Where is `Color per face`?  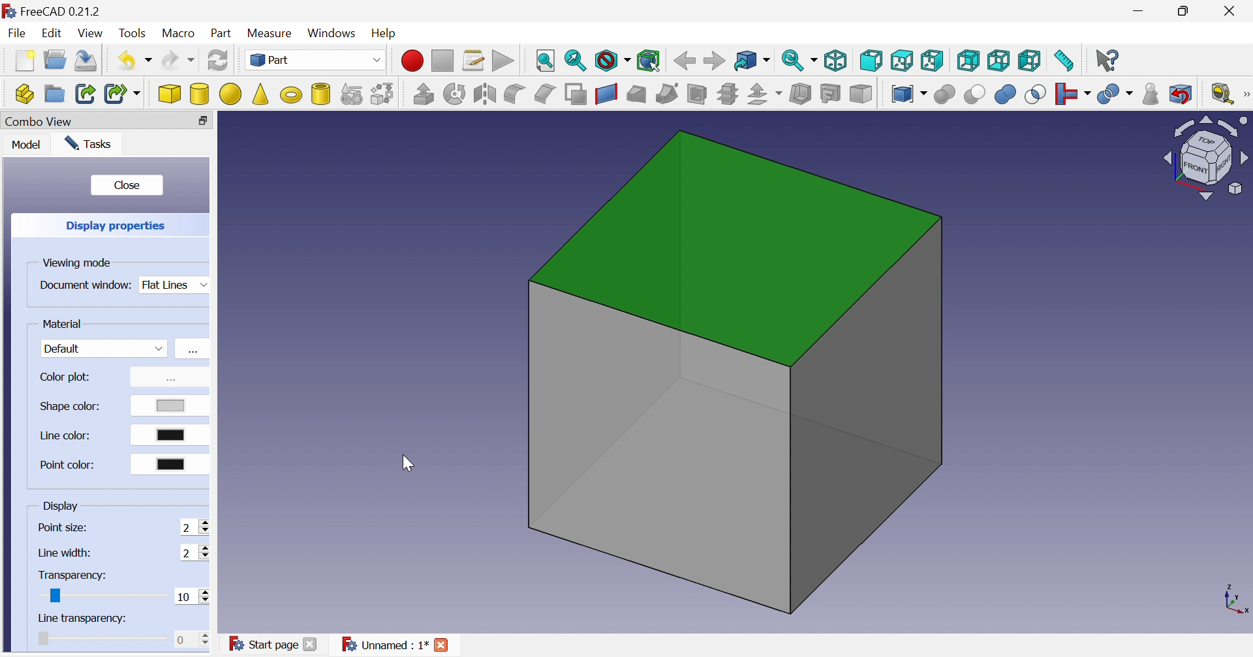
Color per face is located at coordinates (863, 95).